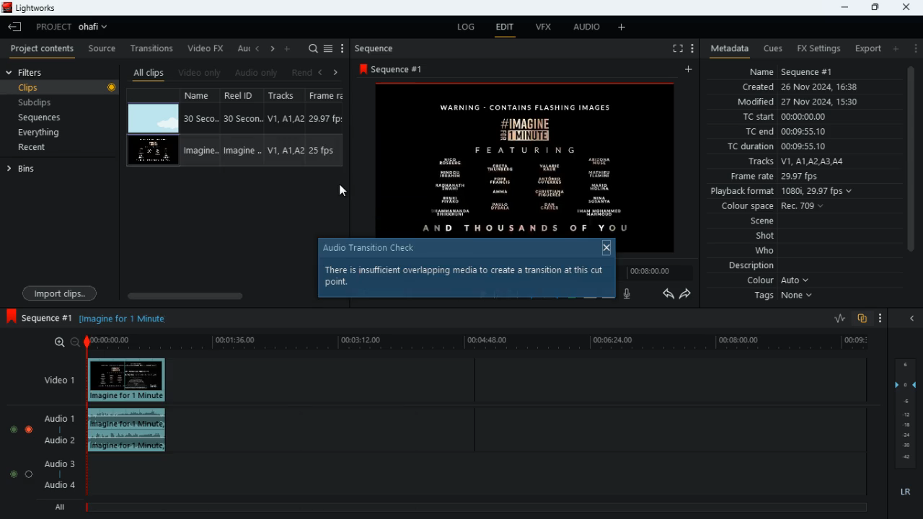 This screenshot has height=519, width=923. I want to click on timeline, so click(482, 343).